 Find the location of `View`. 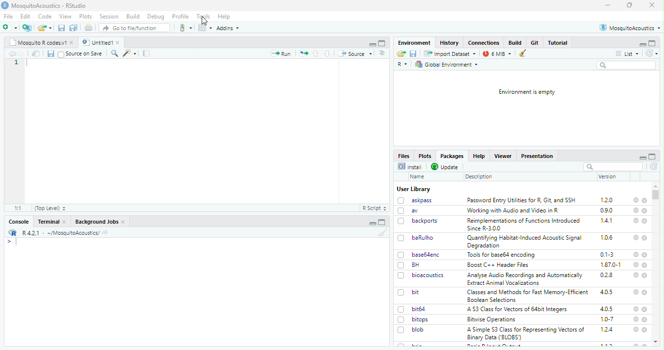

View is located at coordinates (66, 17).